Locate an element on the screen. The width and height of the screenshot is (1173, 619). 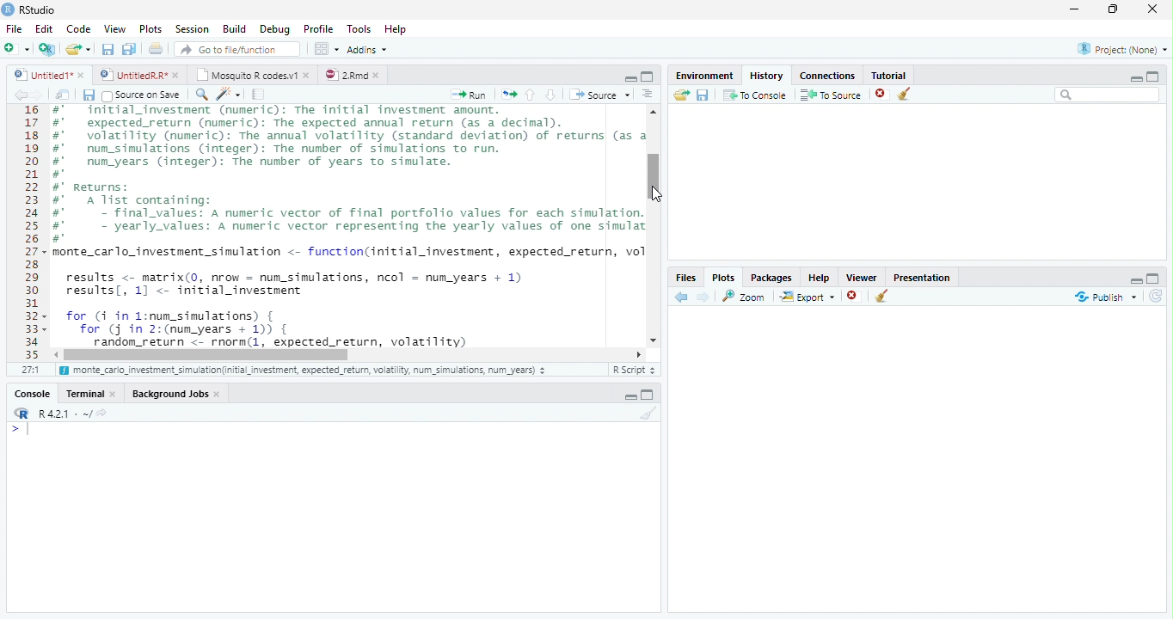
Minimize is located at coordinates (1078, 10).